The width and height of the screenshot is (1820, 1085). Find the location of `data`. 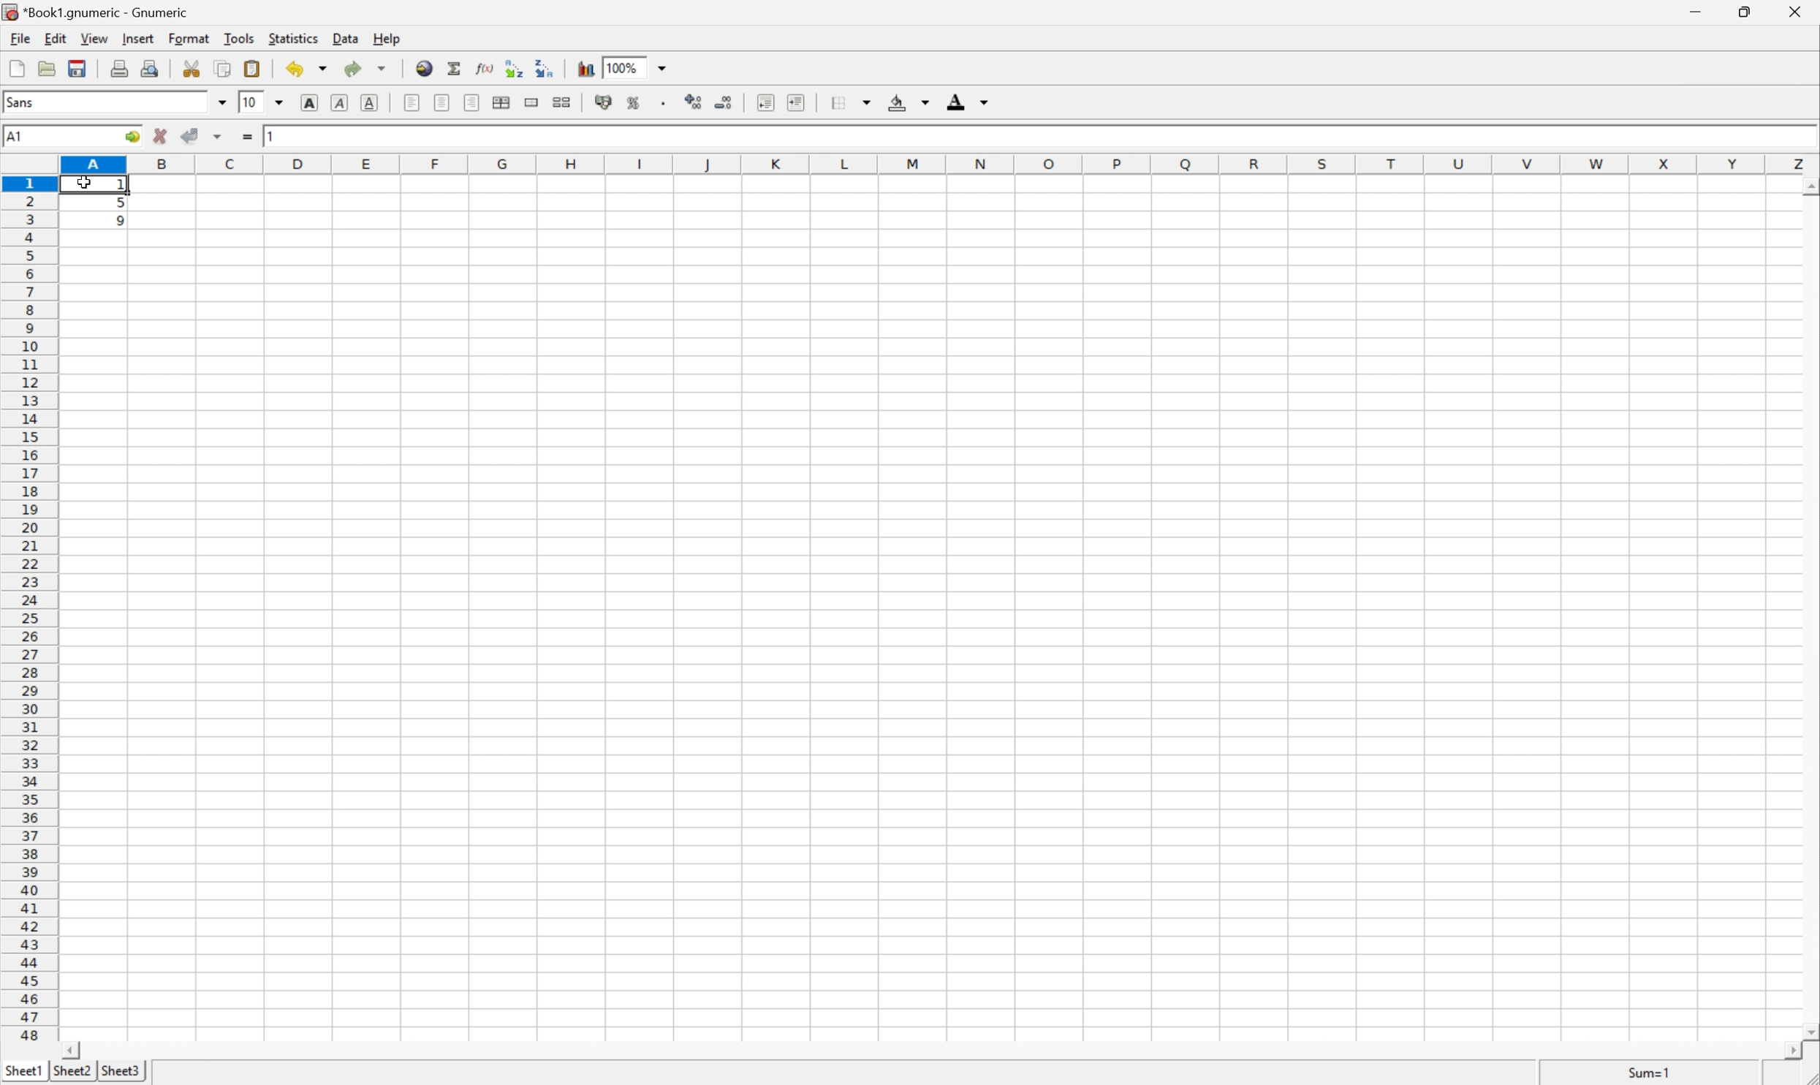

data is located at coordinates (347, 35).